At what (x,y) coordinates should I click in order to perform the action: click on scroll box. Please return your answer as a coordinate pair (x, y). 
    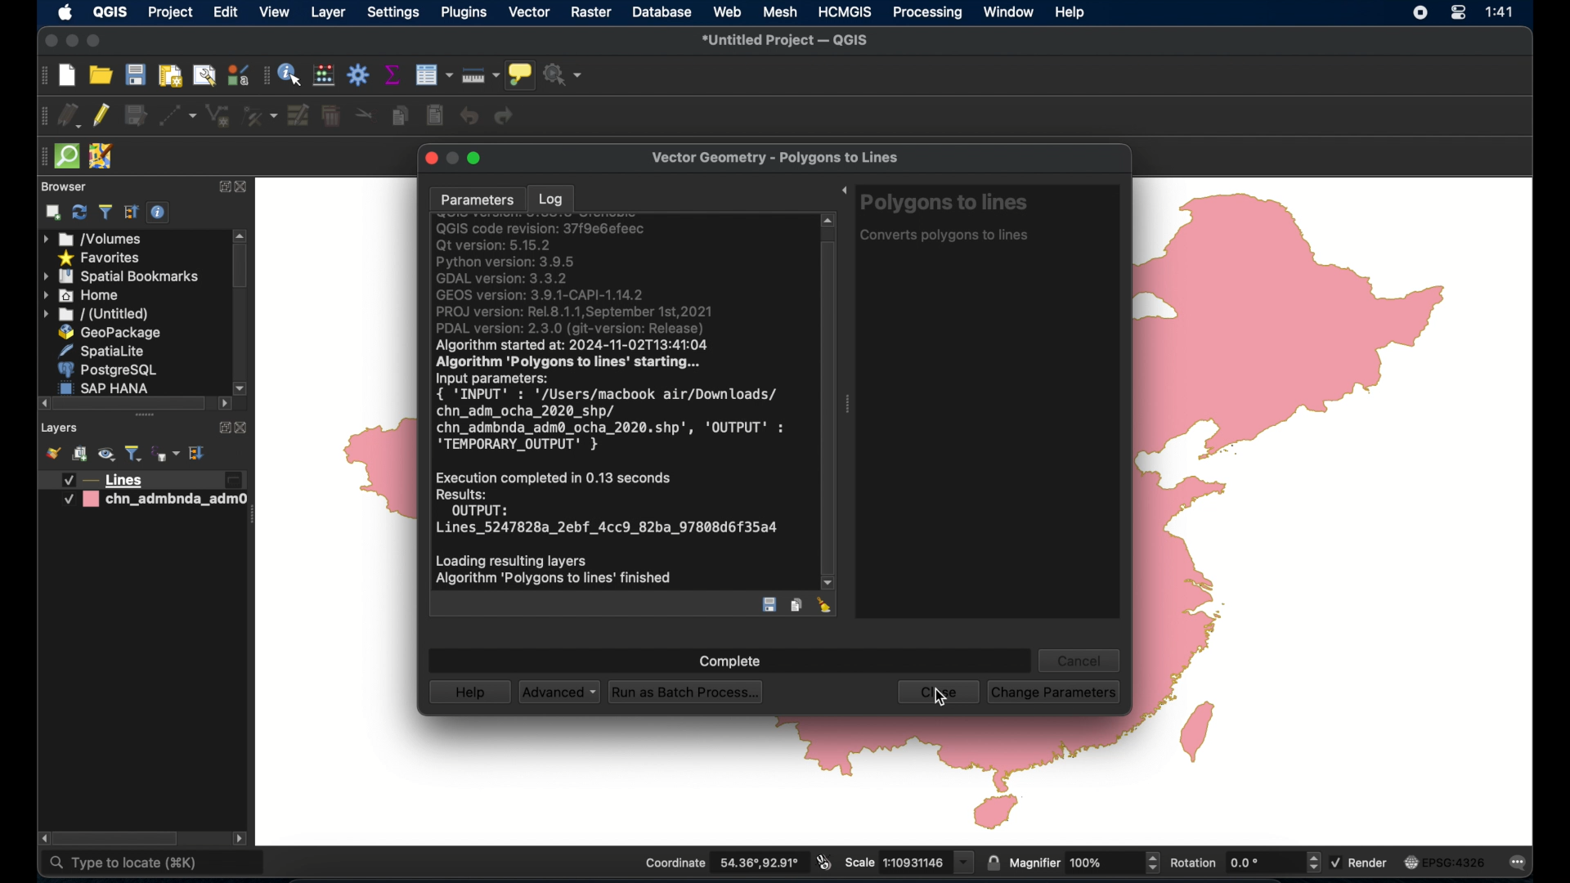
    Looking at the image, I should click on (128, 403).